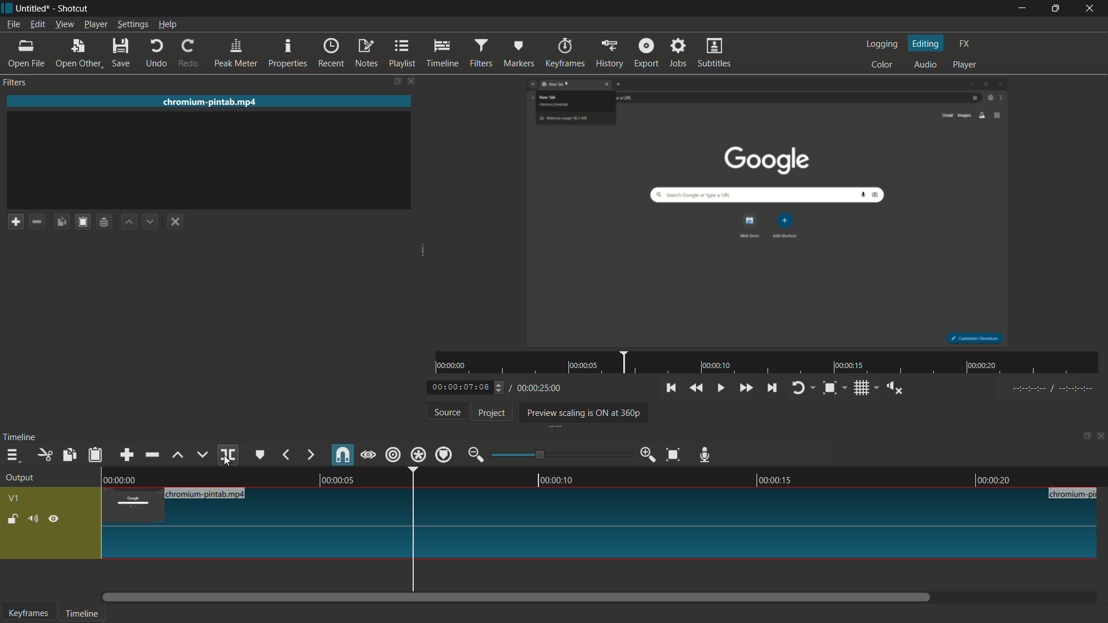  What do you see at coordinates (926, 65) in the screenshot?
I see `audio` at bounding box center [926, 65].